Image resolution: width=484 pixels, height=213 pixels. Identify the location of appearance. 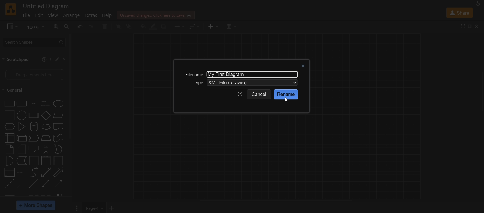
(477, 4).